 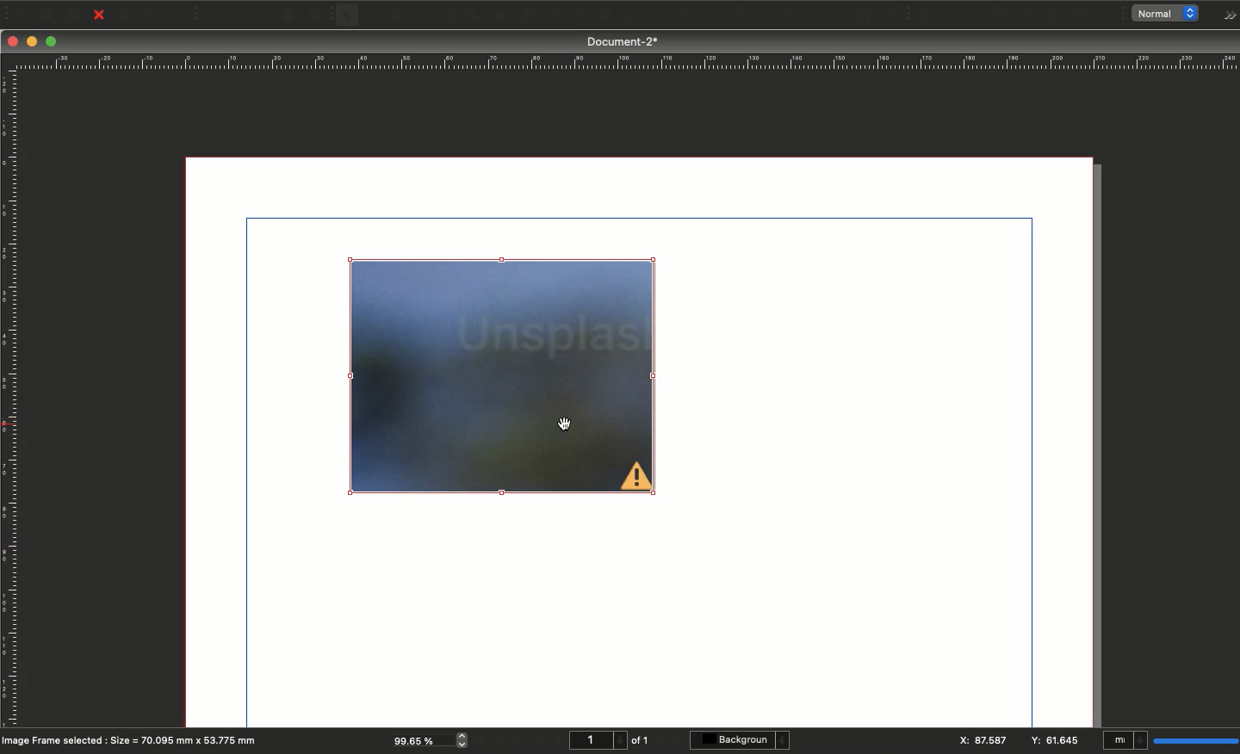 I want to click on Select item, so click(x=348, y=16).